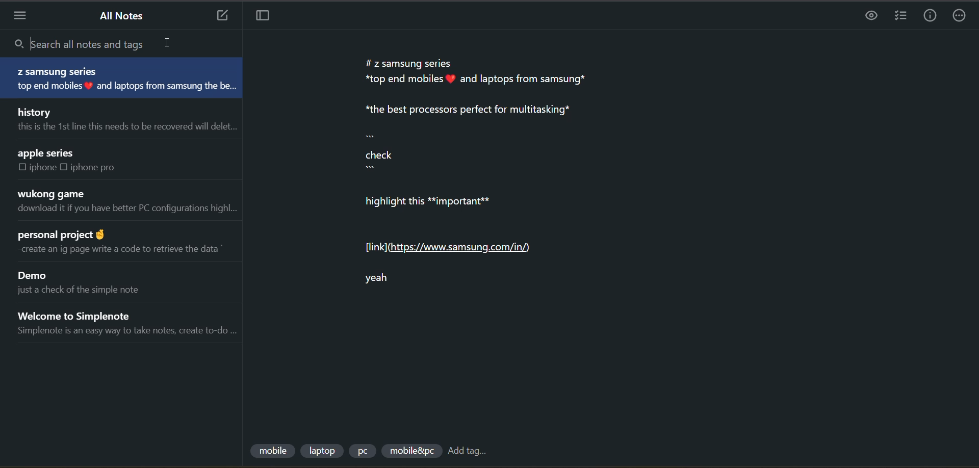 Image resolution: width=979 pixels, height=468 pixels. I want to click on this is the 1st line this needs to be recovered will delet..., so click(127, 129).